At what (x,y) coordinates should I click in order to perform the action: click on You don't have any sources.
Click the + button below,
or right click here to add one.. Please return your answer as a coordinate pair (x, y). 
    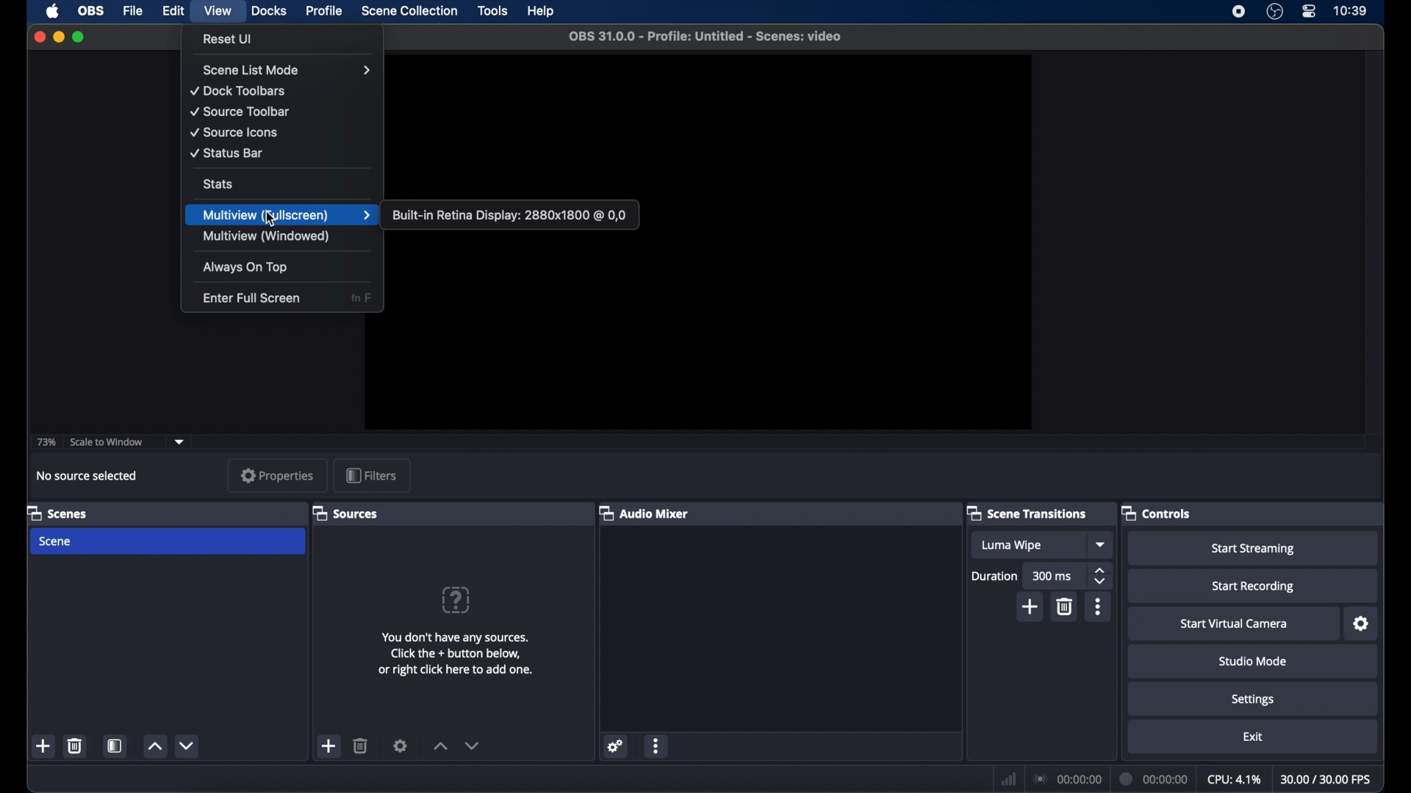
    Looking at the image, I should click on (460, 653).